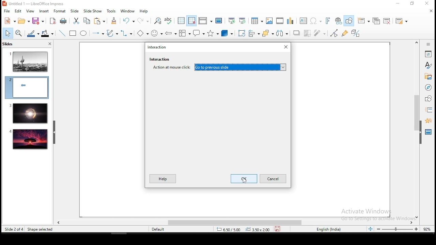 Image resolution: width=436 pixels, height=245 pixels. I want to click on ellipse, so click(83, 33).